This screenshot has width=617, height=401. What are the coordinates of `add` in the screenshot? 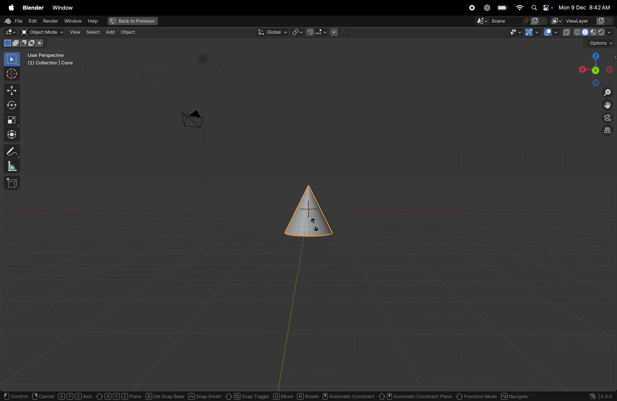 It's located at (111, 32).